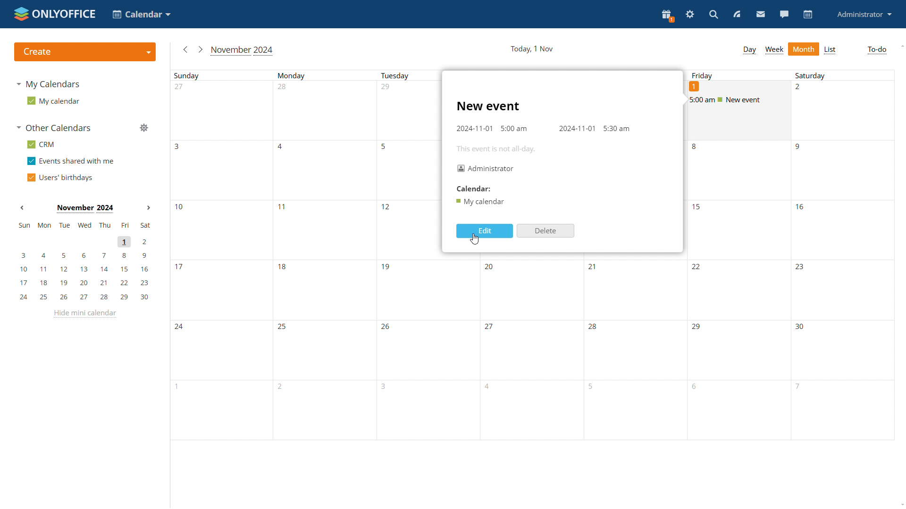  I want to click on delete, so click(546, 231).